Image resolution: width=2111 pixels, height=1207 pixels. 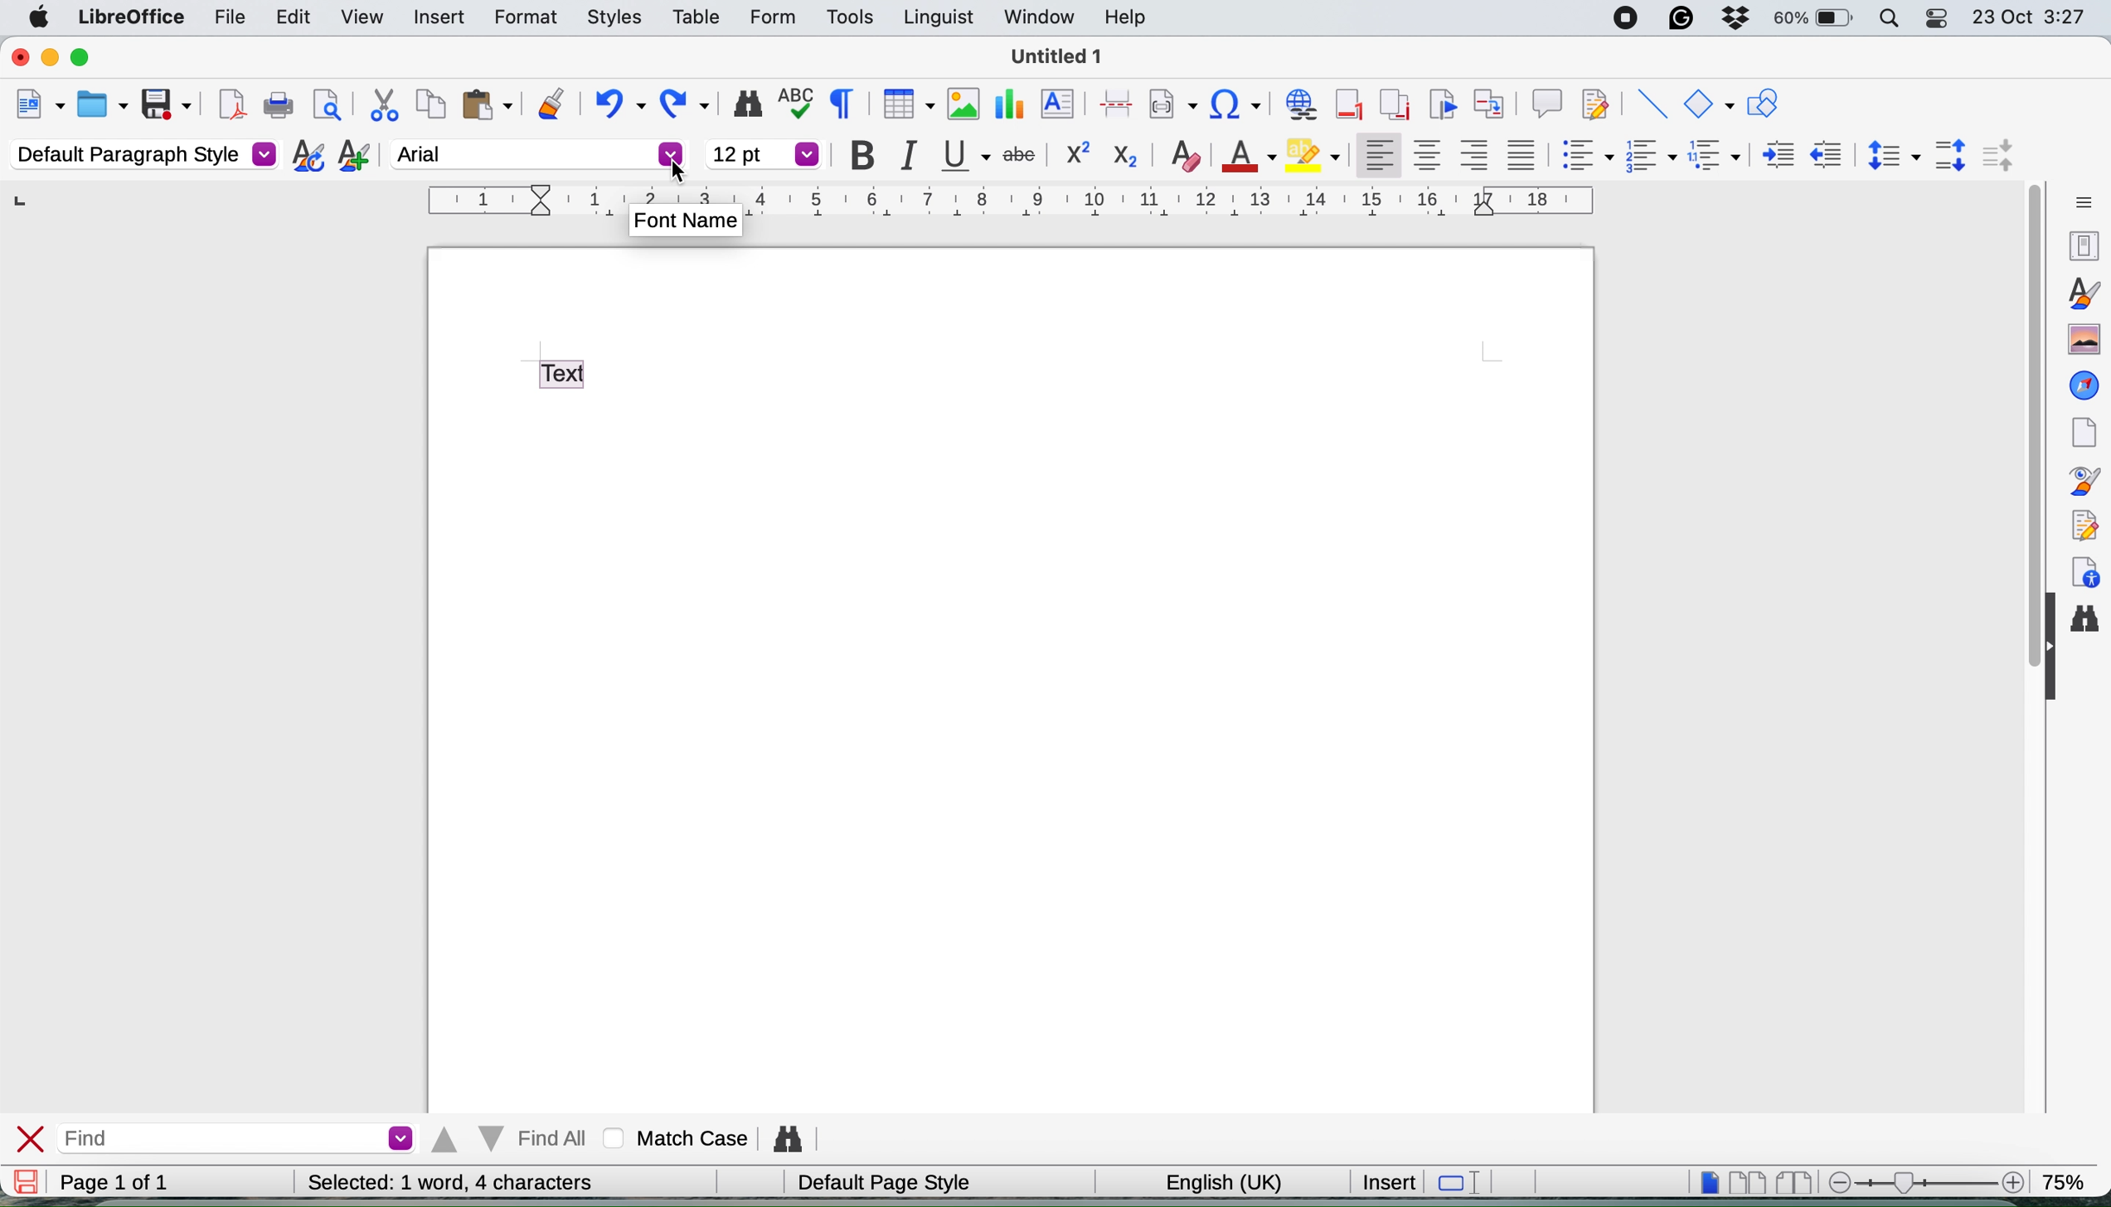 What do you see at coordinates (1317, 154) in the screenshot?
I see `fill color` at bounding box center [1317, 154].